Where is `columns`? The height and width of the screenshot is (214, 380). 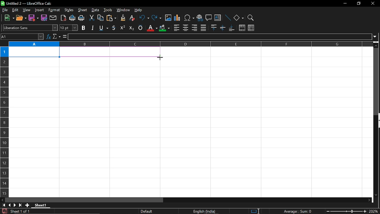
columns is located at coordinates (190, 44).